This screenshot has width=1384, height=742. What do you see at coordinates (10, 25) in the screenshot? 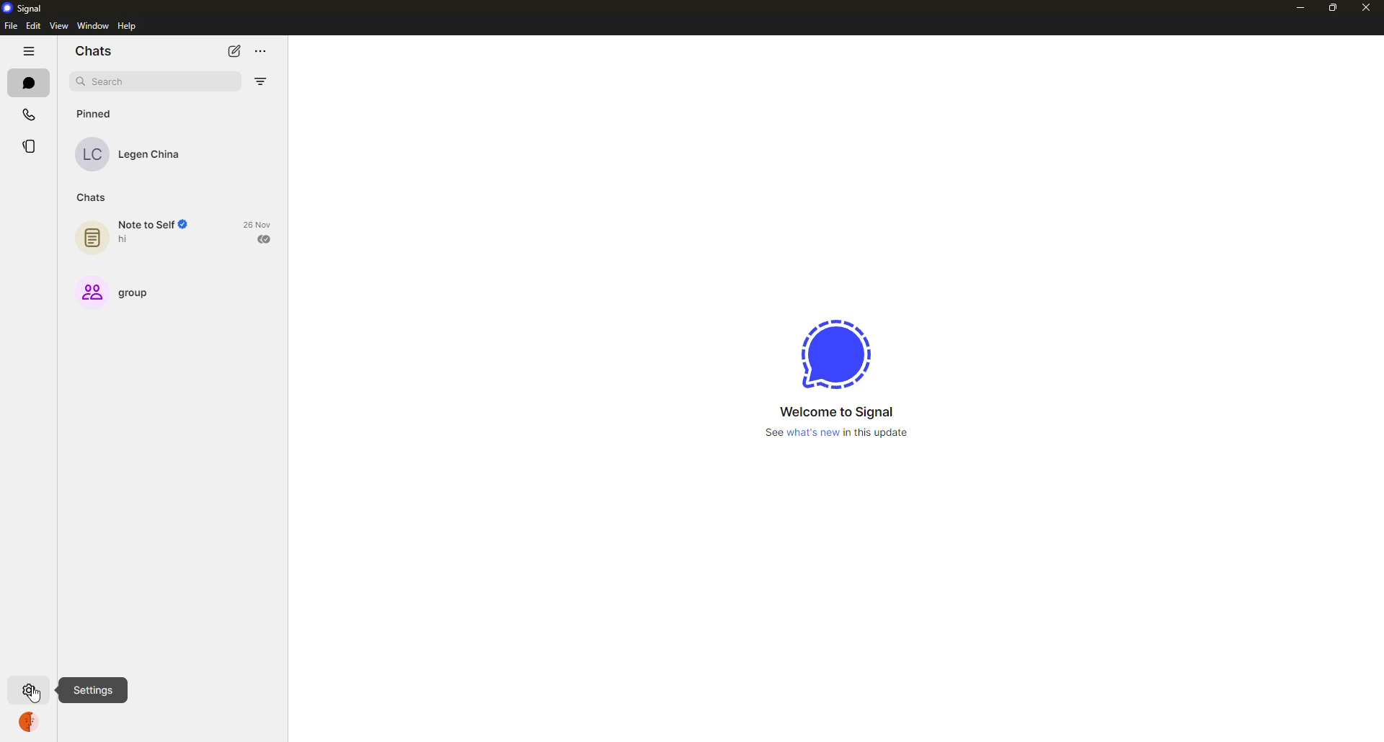
I see `file` at bounding box center [10, 25].